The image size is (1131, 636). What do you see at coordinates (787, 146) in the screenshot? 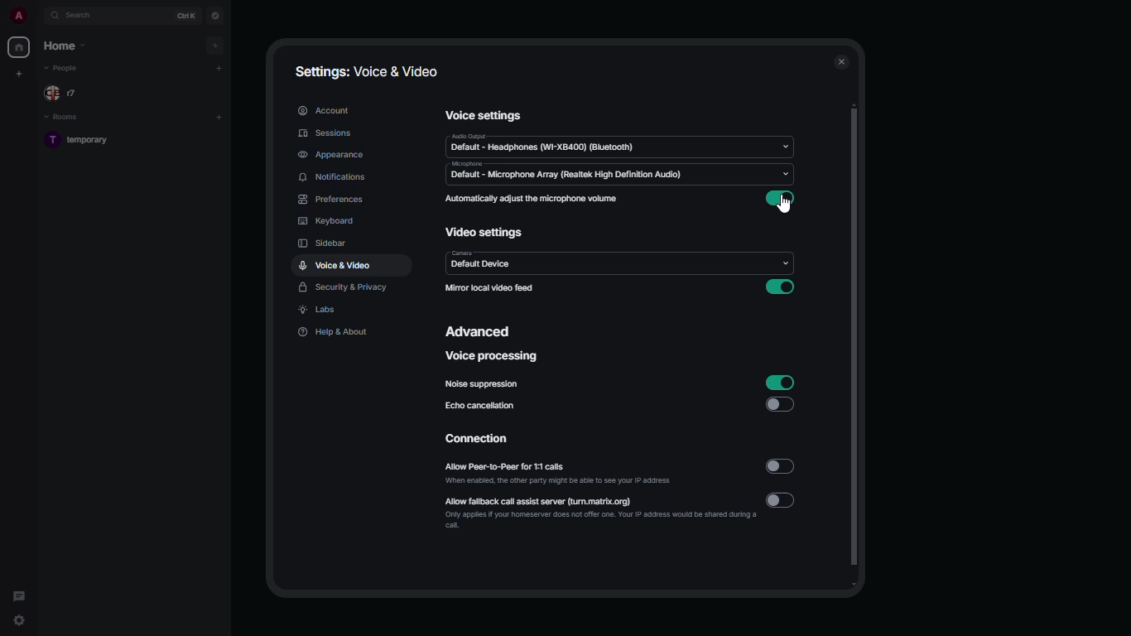
I see `drop down` at bounding box center [787, 146].